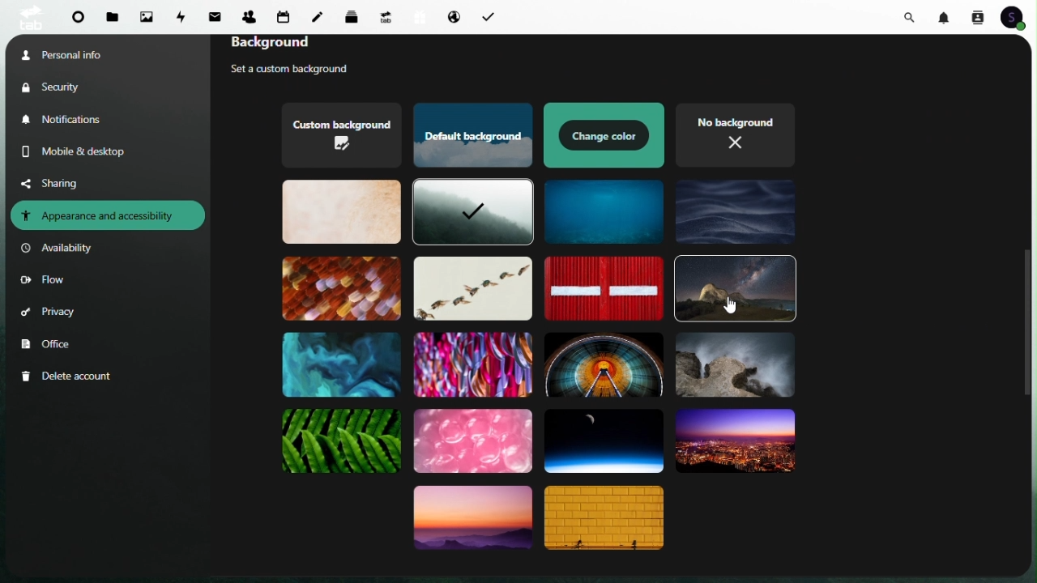 The height and width of the screenshot is (583, 1037). I want to click on Notifications, so click(946, 16).